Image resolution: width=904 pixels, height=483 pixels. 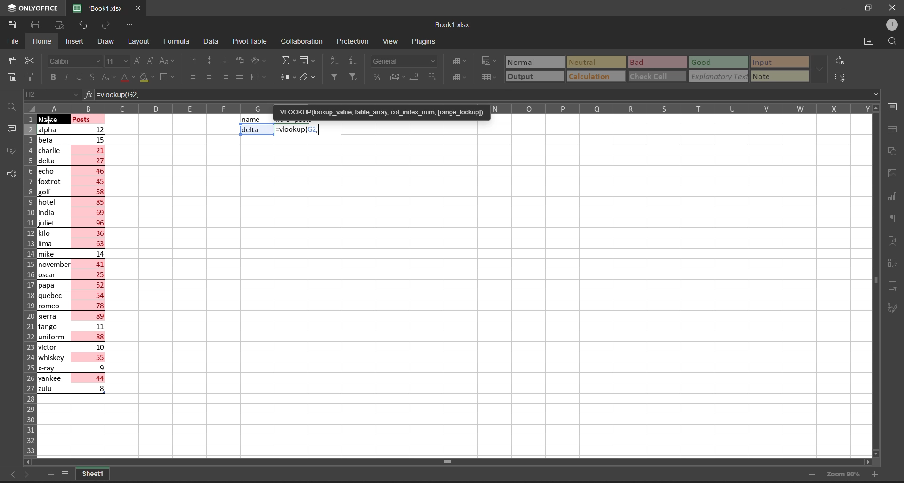 I want to click on close workbook, so click(x=138, y=8).